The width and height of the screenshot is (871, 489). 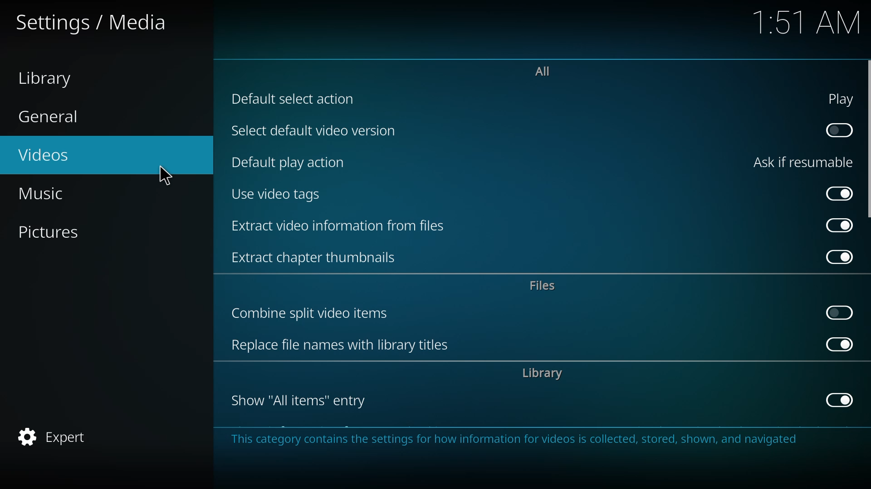 What do you see at coordinates (340, 225) in the screenshot?
I see `extract video information from files` at bounding box center [340, 225].